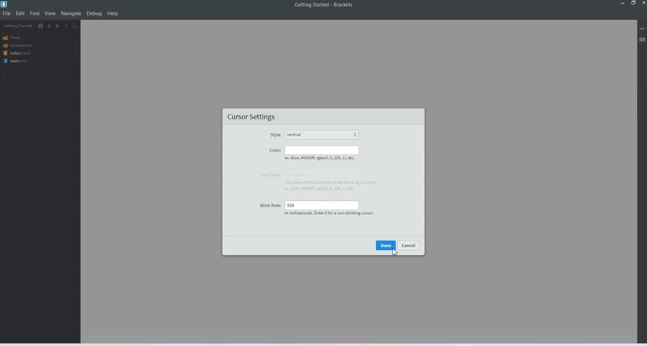 This screenshot has height=346, width=647. Describe the element at coordinates (19, 26) in the screenshot. I see `Getting Started` at that location.